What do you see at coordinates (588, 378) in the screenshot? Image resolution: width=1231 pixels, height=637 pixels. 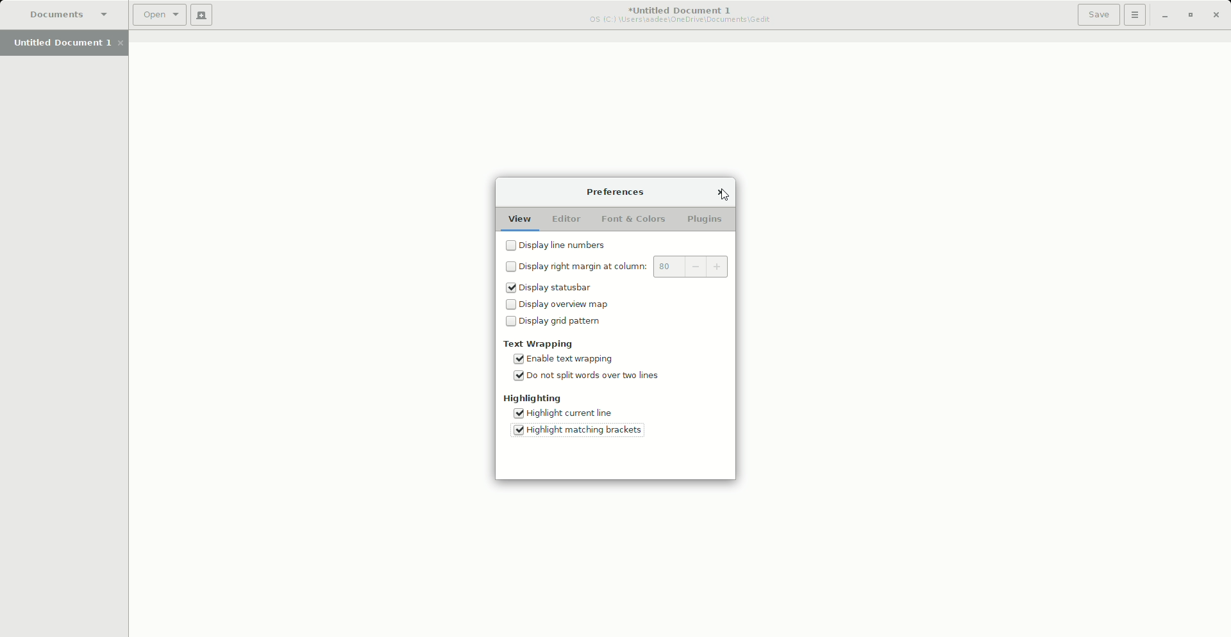 I see `Do not split words over two lines` at bounding box center [588, 378].